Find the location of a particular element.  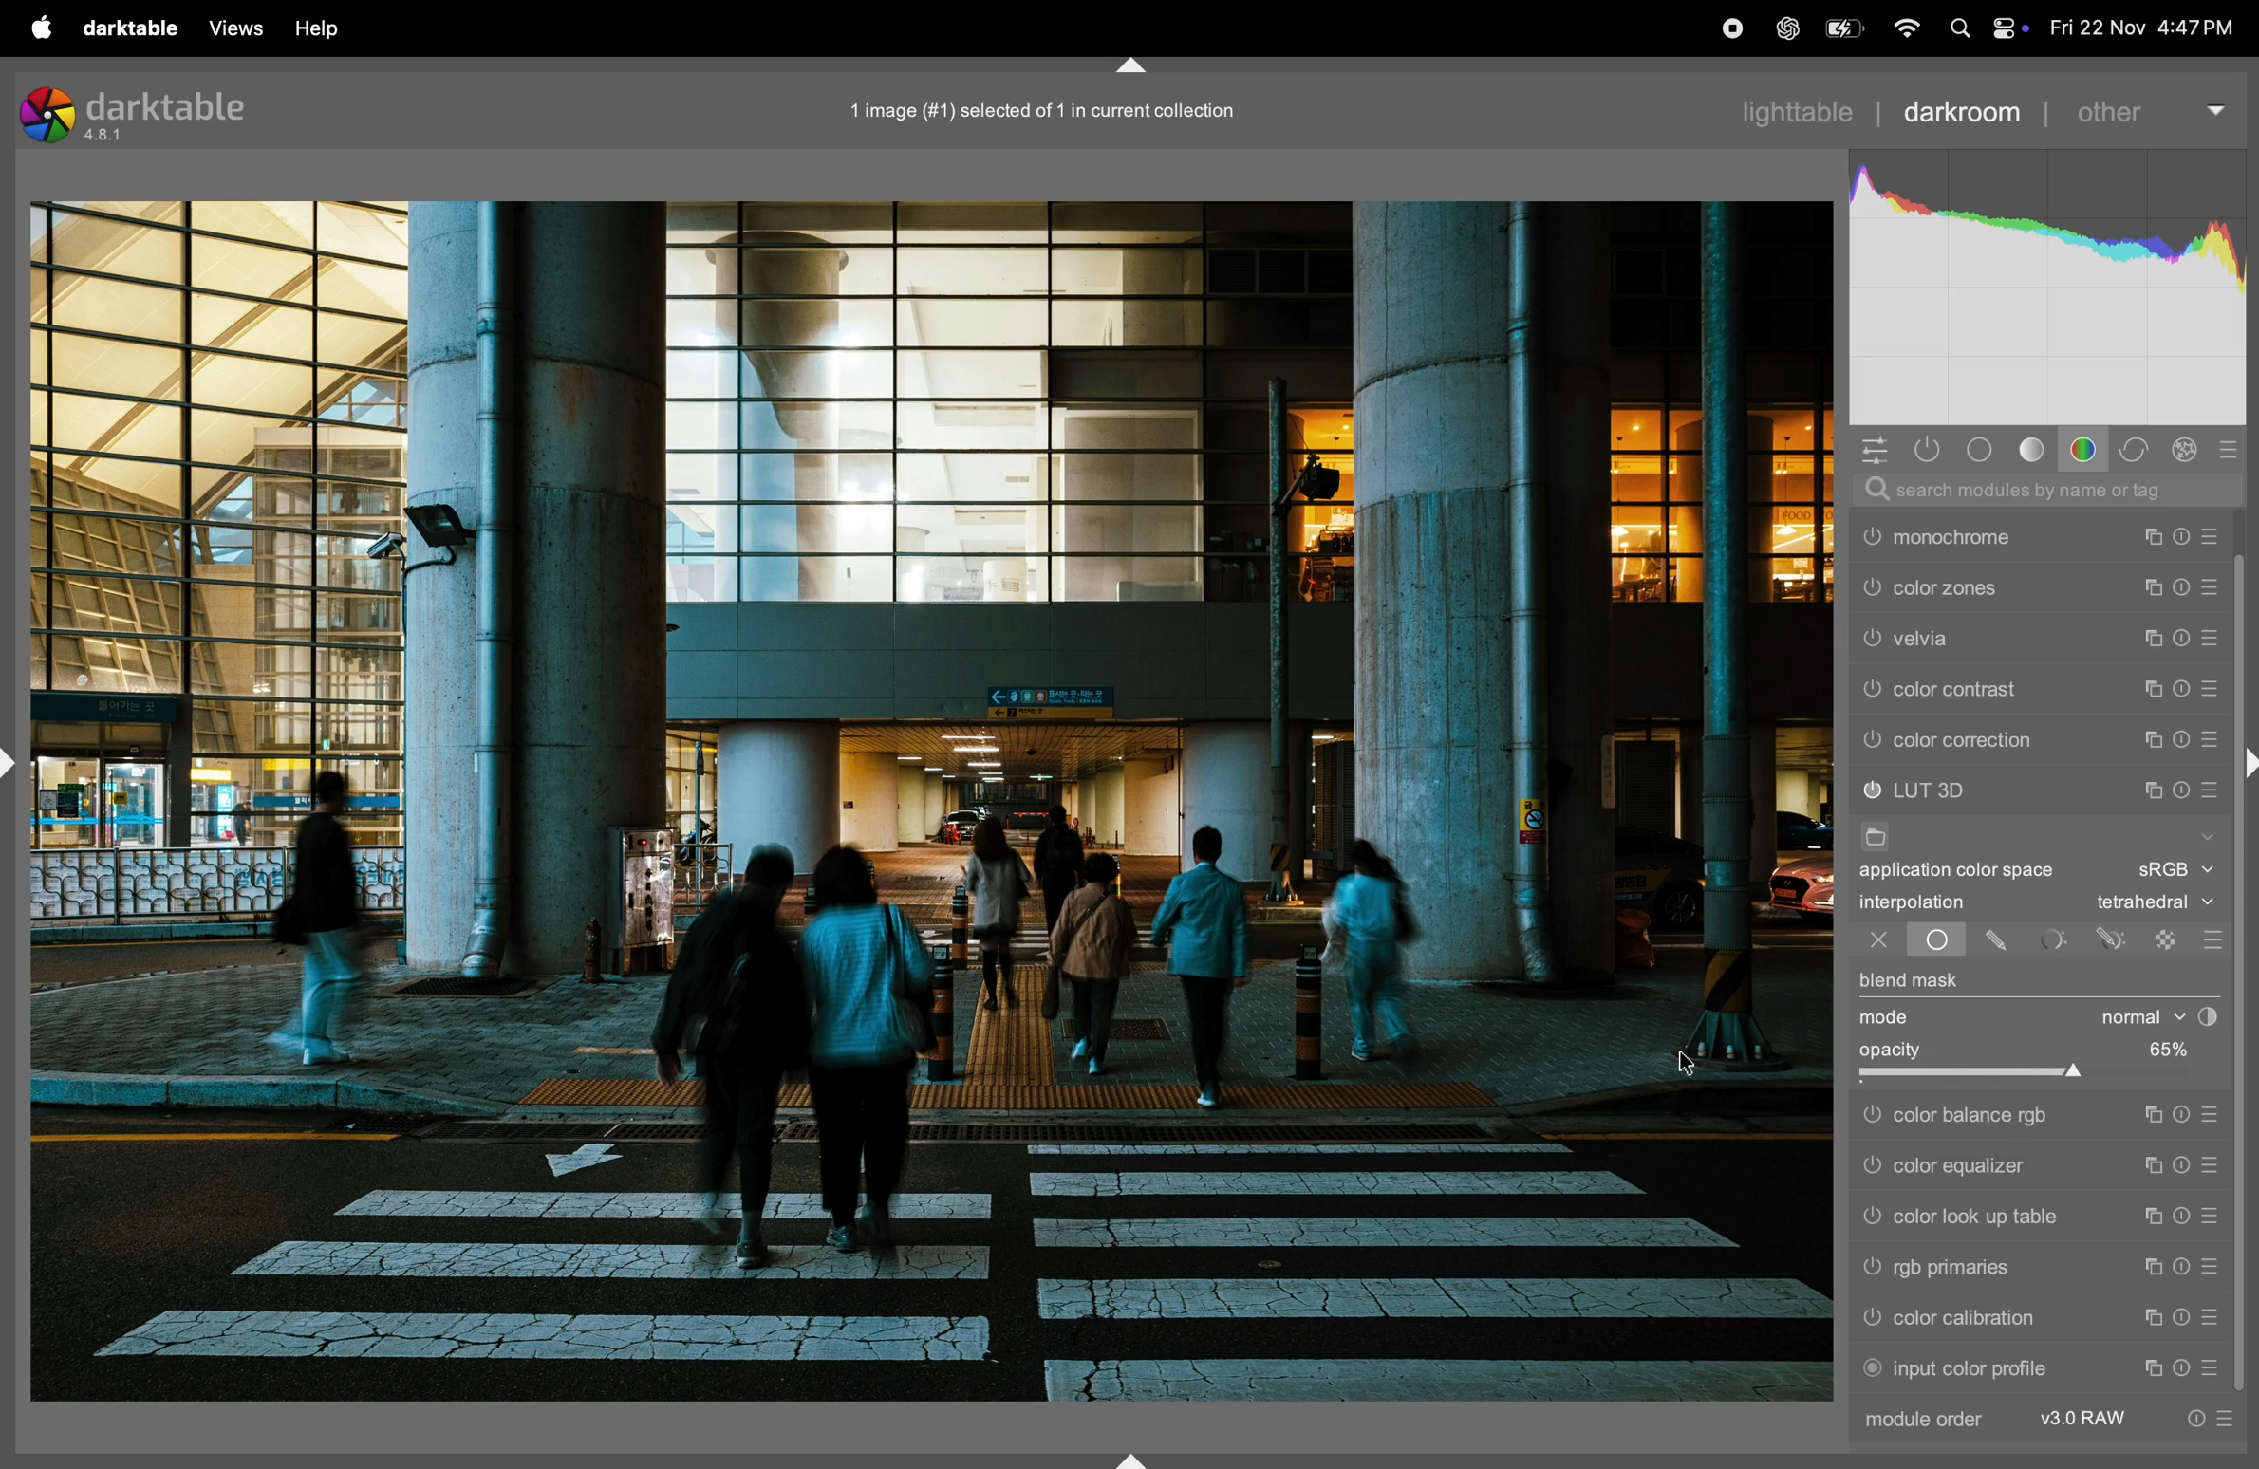

presets is located at coordinates (2212, 633).